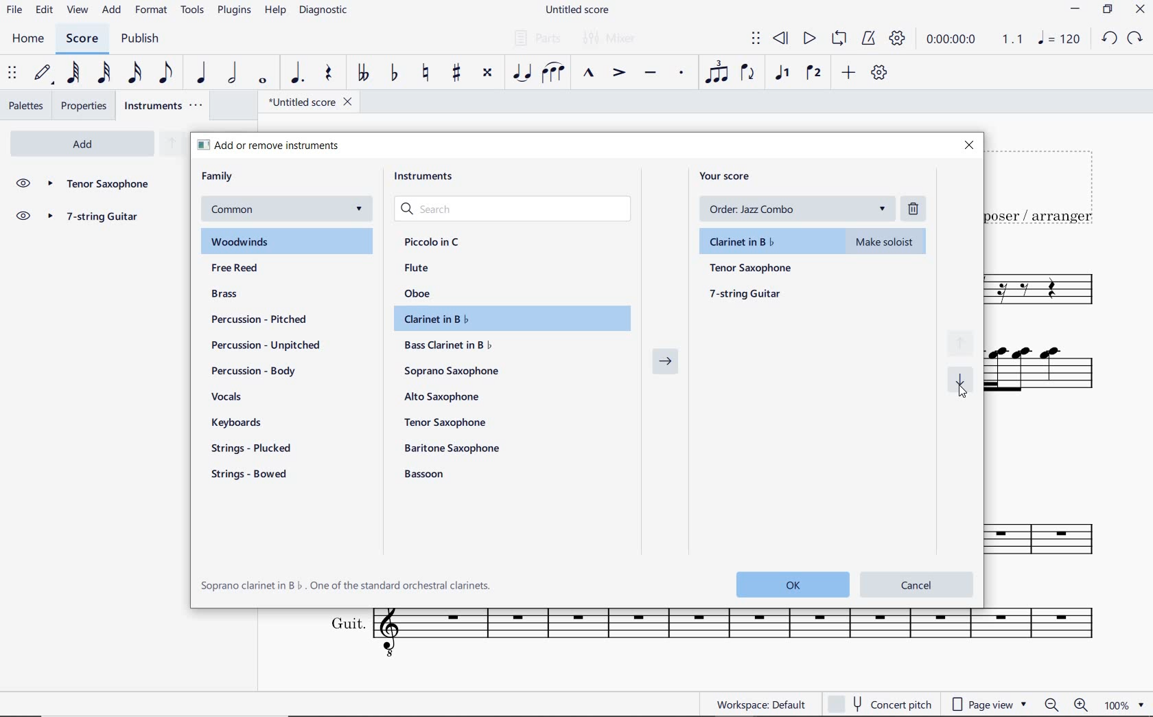 The width and height of the screenshot is (1153, 717). Describe the element at coordinates (445, 397) in the screenshot. I see `alto saxophone` at that location.